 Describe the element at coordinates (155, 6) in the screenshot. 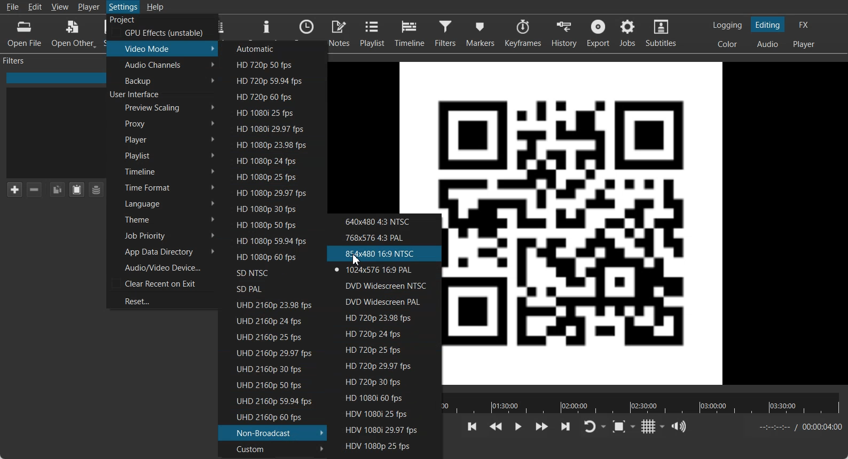

I see `Help` at that location.